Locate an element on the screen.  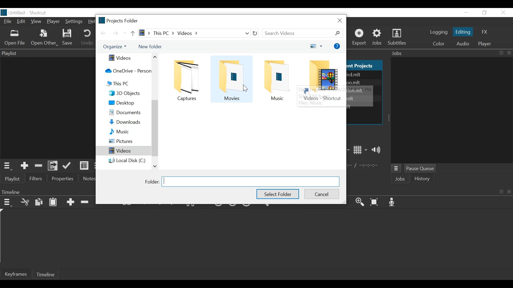
Jobs Menu is located at coordinates (397, 169).